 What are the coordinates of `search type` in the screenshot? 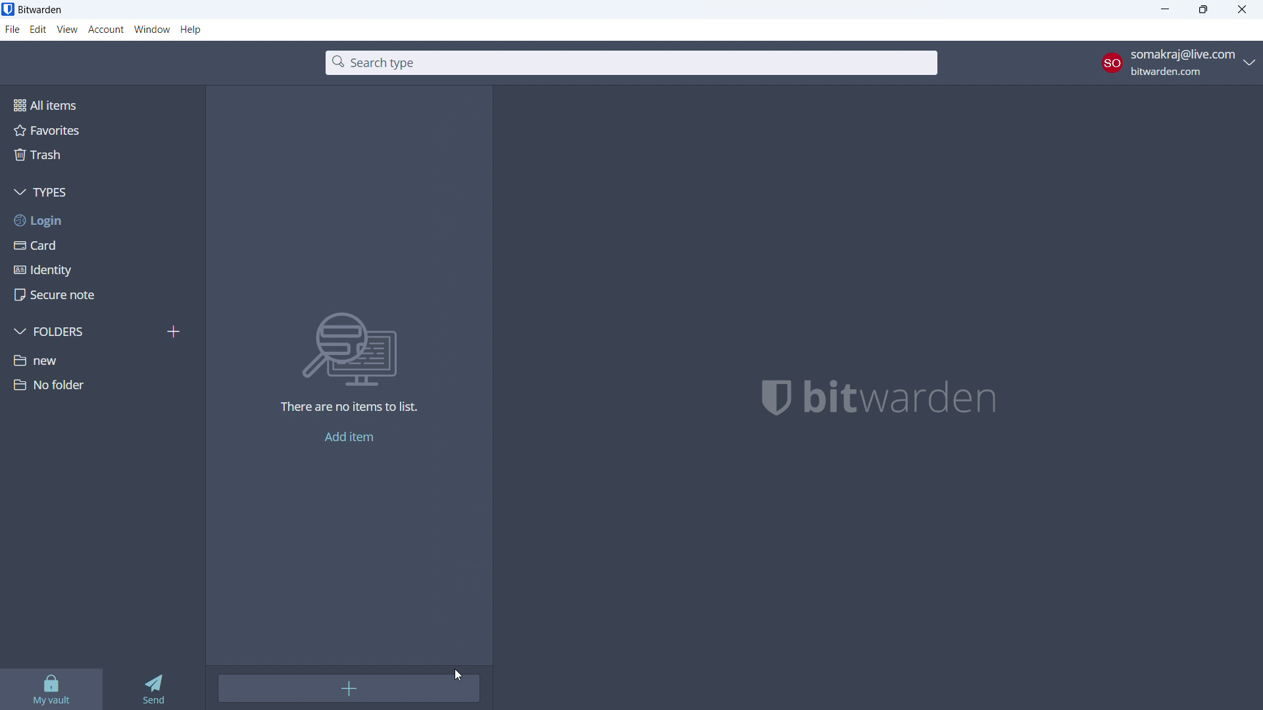 It's located at (631, 63).